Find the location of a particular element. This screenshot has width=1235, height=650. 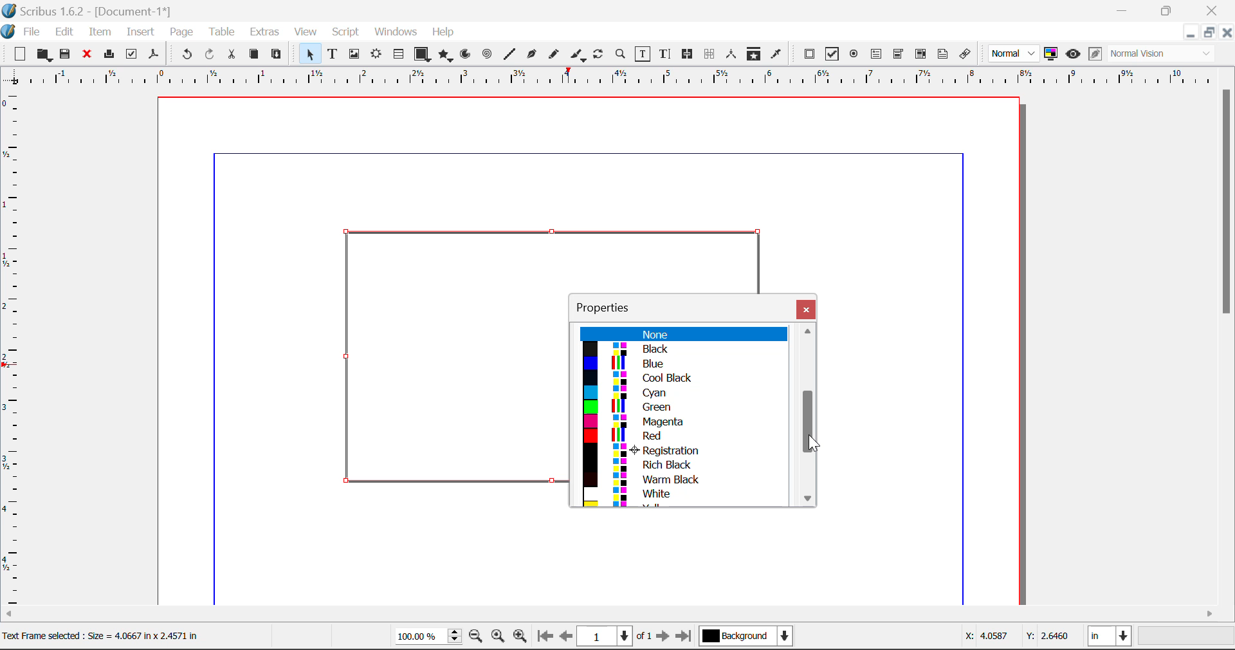

Close is located at coordinates (1213, 10).